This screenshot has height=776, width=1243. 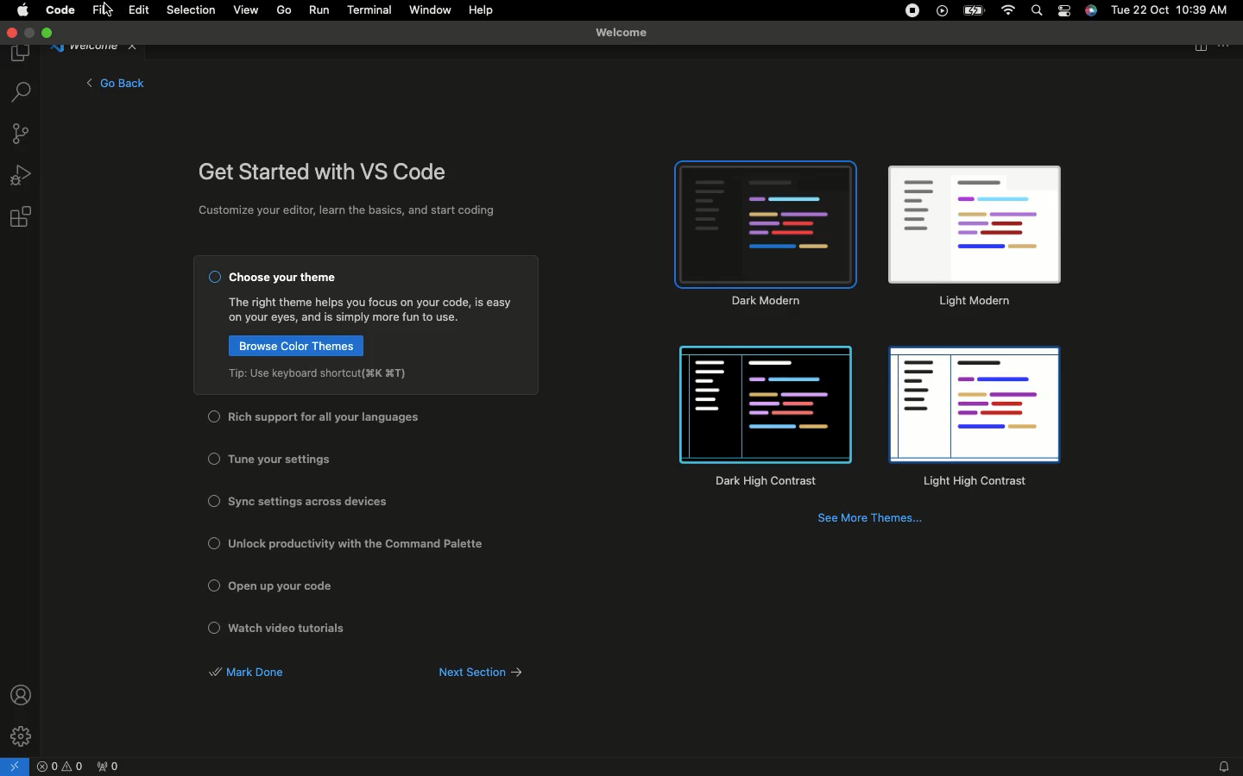 I want to click on Voice control, so click(x=1091, y=10).